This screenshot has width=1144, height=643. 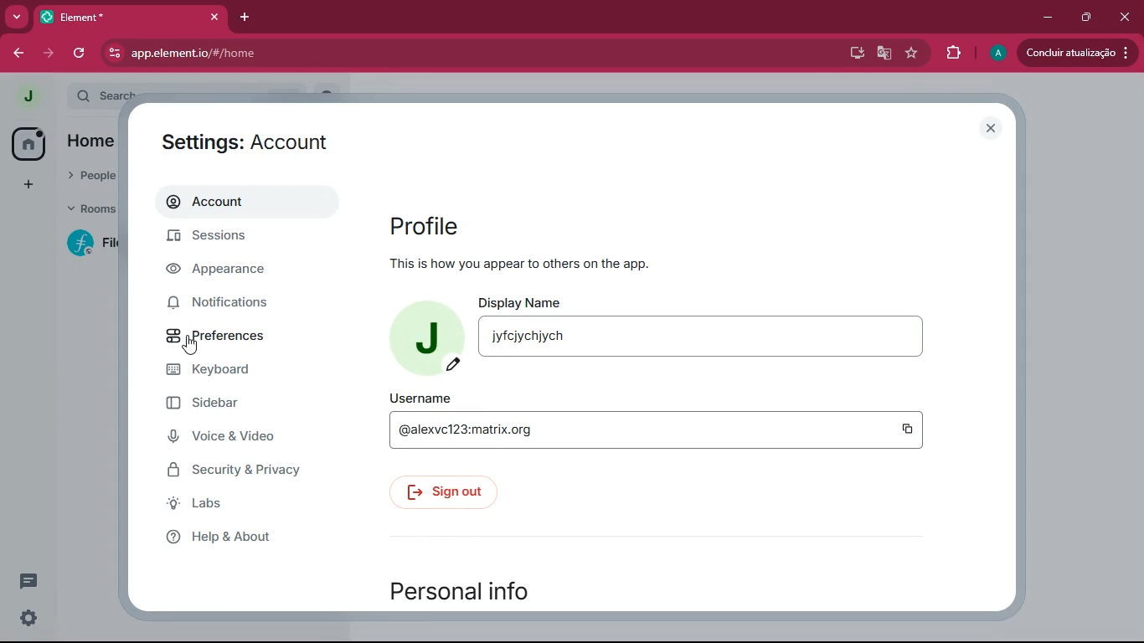 I want to click on display name jyfcjychjych, so click(x=711, y=329).